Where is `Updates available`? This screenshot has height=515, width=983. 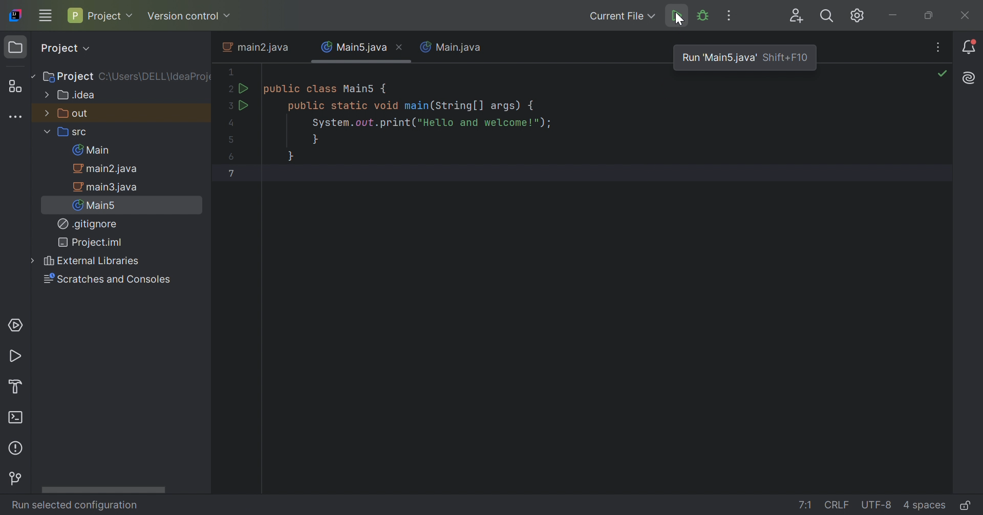
Updates available is located at coordinates (858, 15).